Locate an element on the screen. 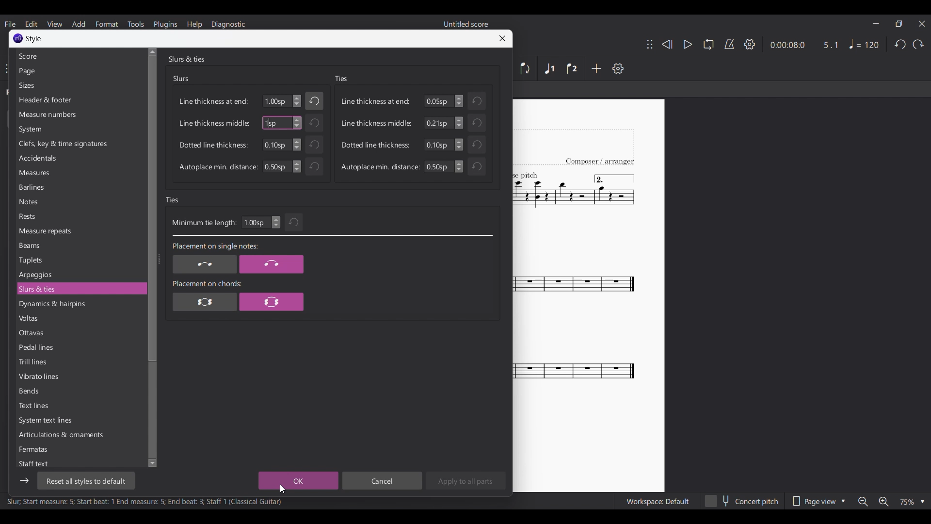 The width and height of the screenshot is (931, 524). Settings is located at coordinates (750, 44).